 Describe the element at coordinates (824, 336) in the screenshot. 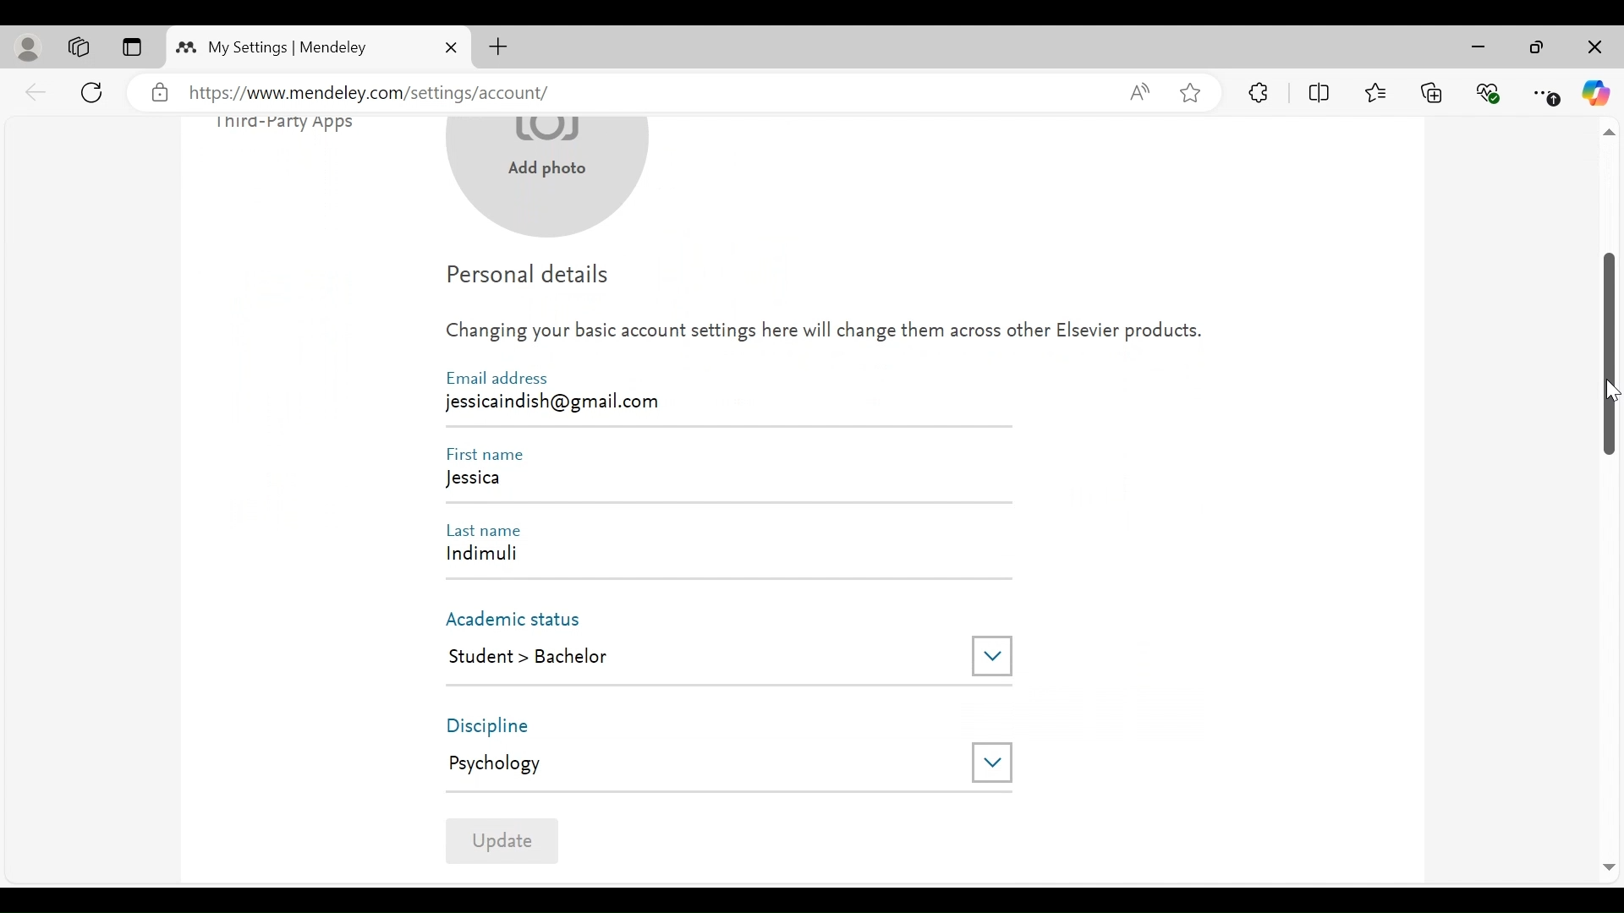

I see `Changing your basic account settings here will change them across other Elsevier products` at that location.